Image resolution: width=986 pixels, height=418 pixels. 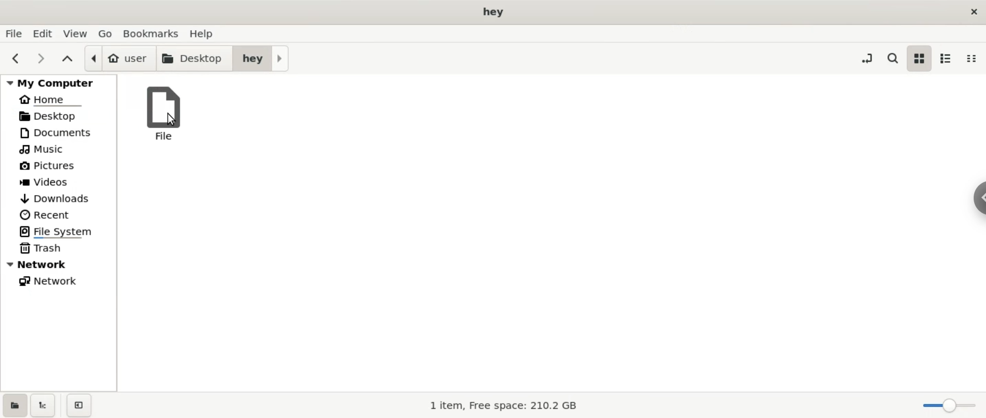 What do you see at coordinates (944, 406) in the screenshot?
I see `zoom` at bounding box center [944, 406].